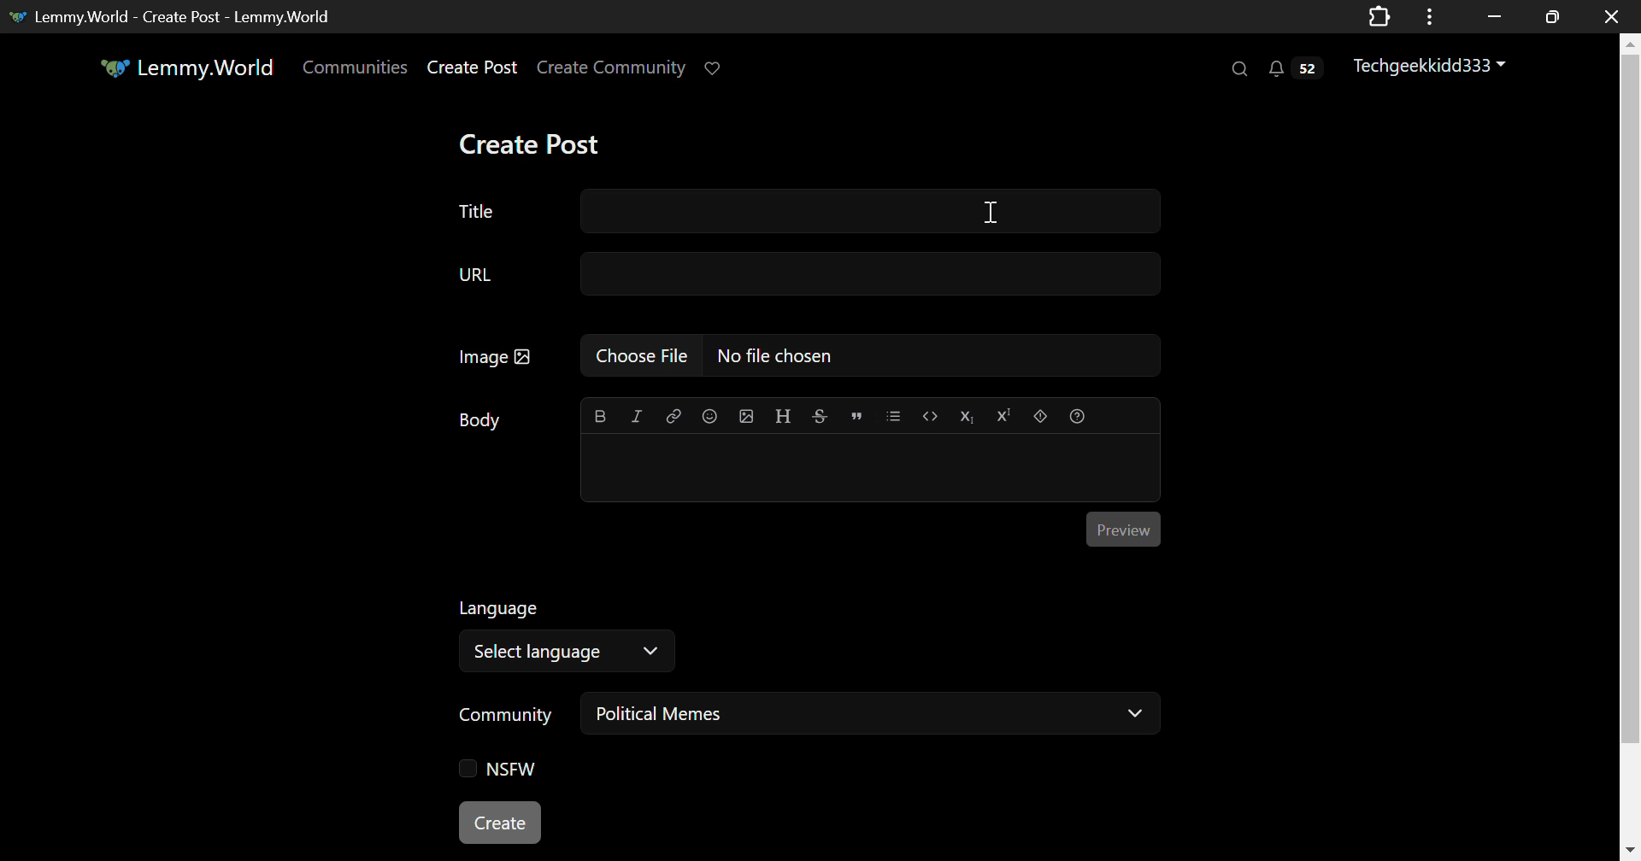 This screenshot has height=861, width=1641. What do you see at coordinates (1614, 15) in the screenshot?
I see `Close window` at bounding box center [1614, 15].